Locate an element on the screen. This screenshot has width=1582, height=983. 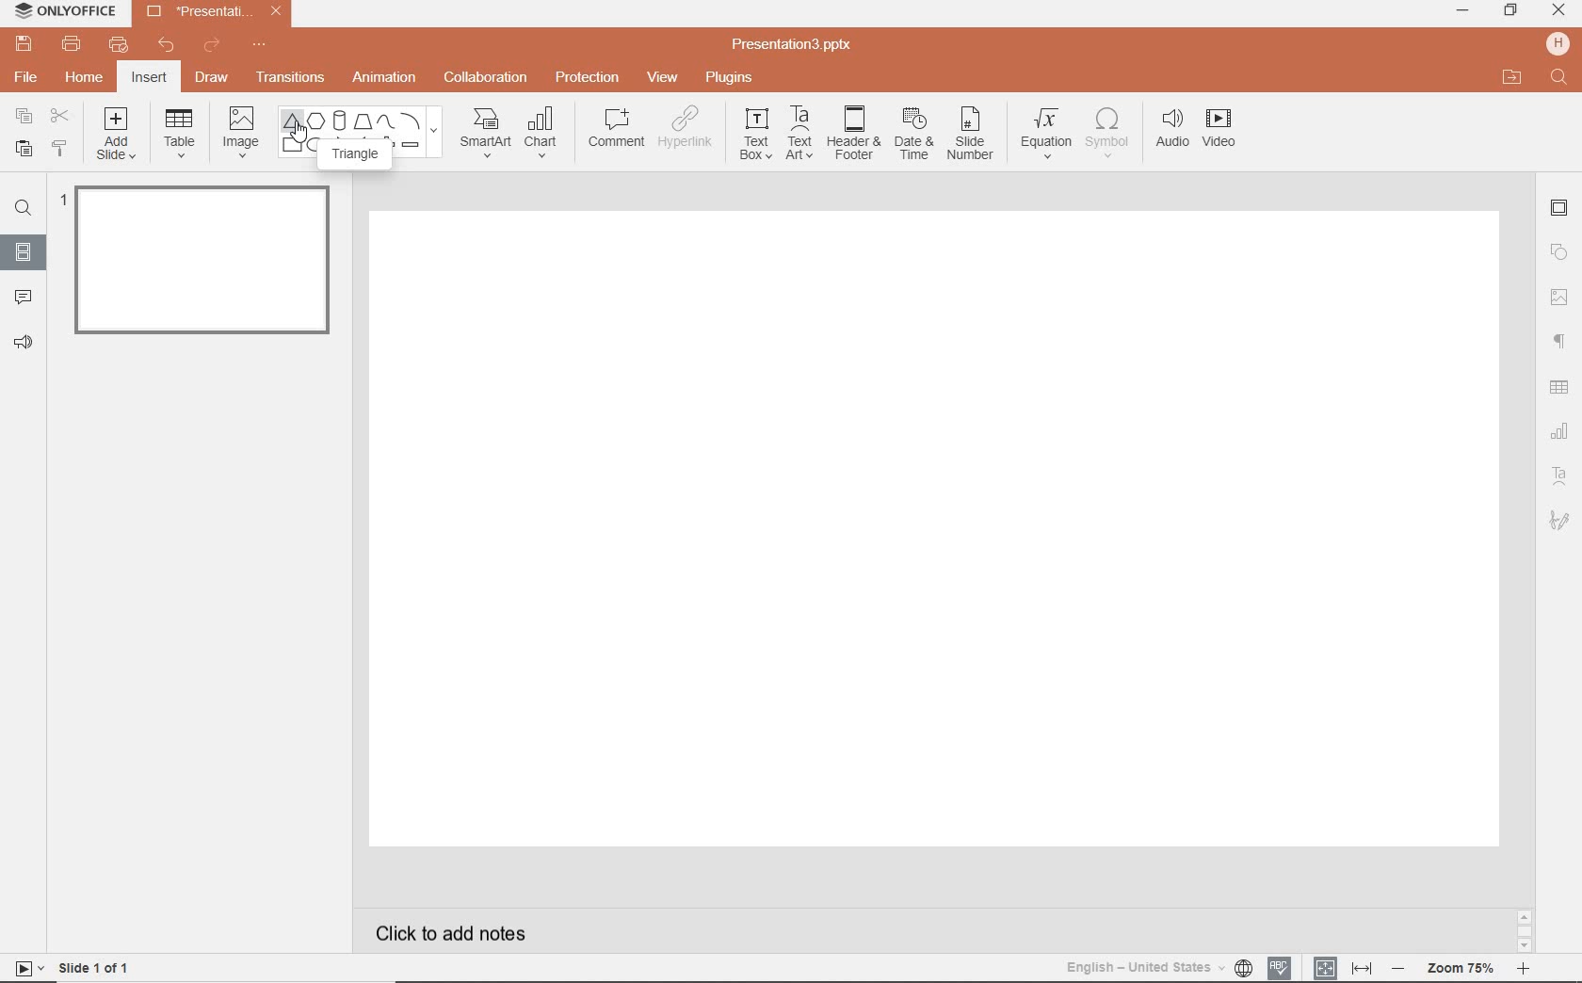
FIT TO SLIDE is located at coordinates (1324, 969).